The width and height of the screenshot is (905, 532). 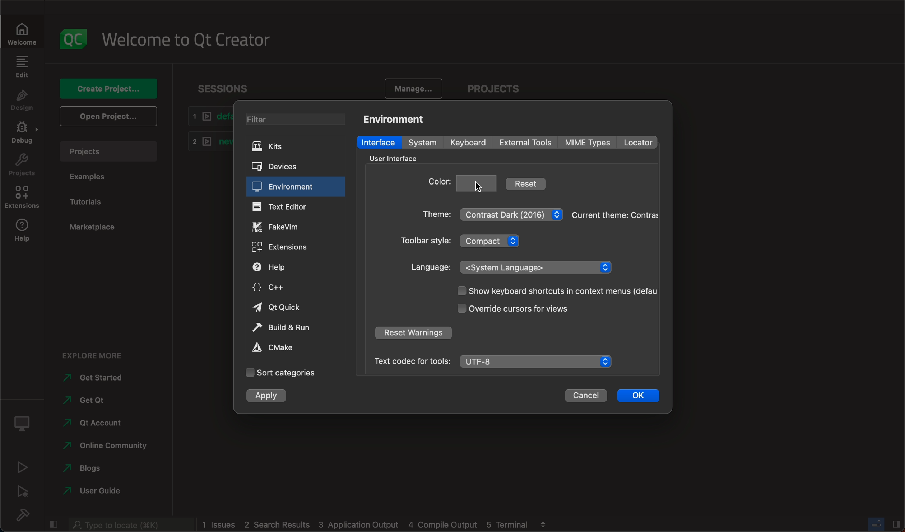 I want to click on cursor, so click(x=526, y=308).